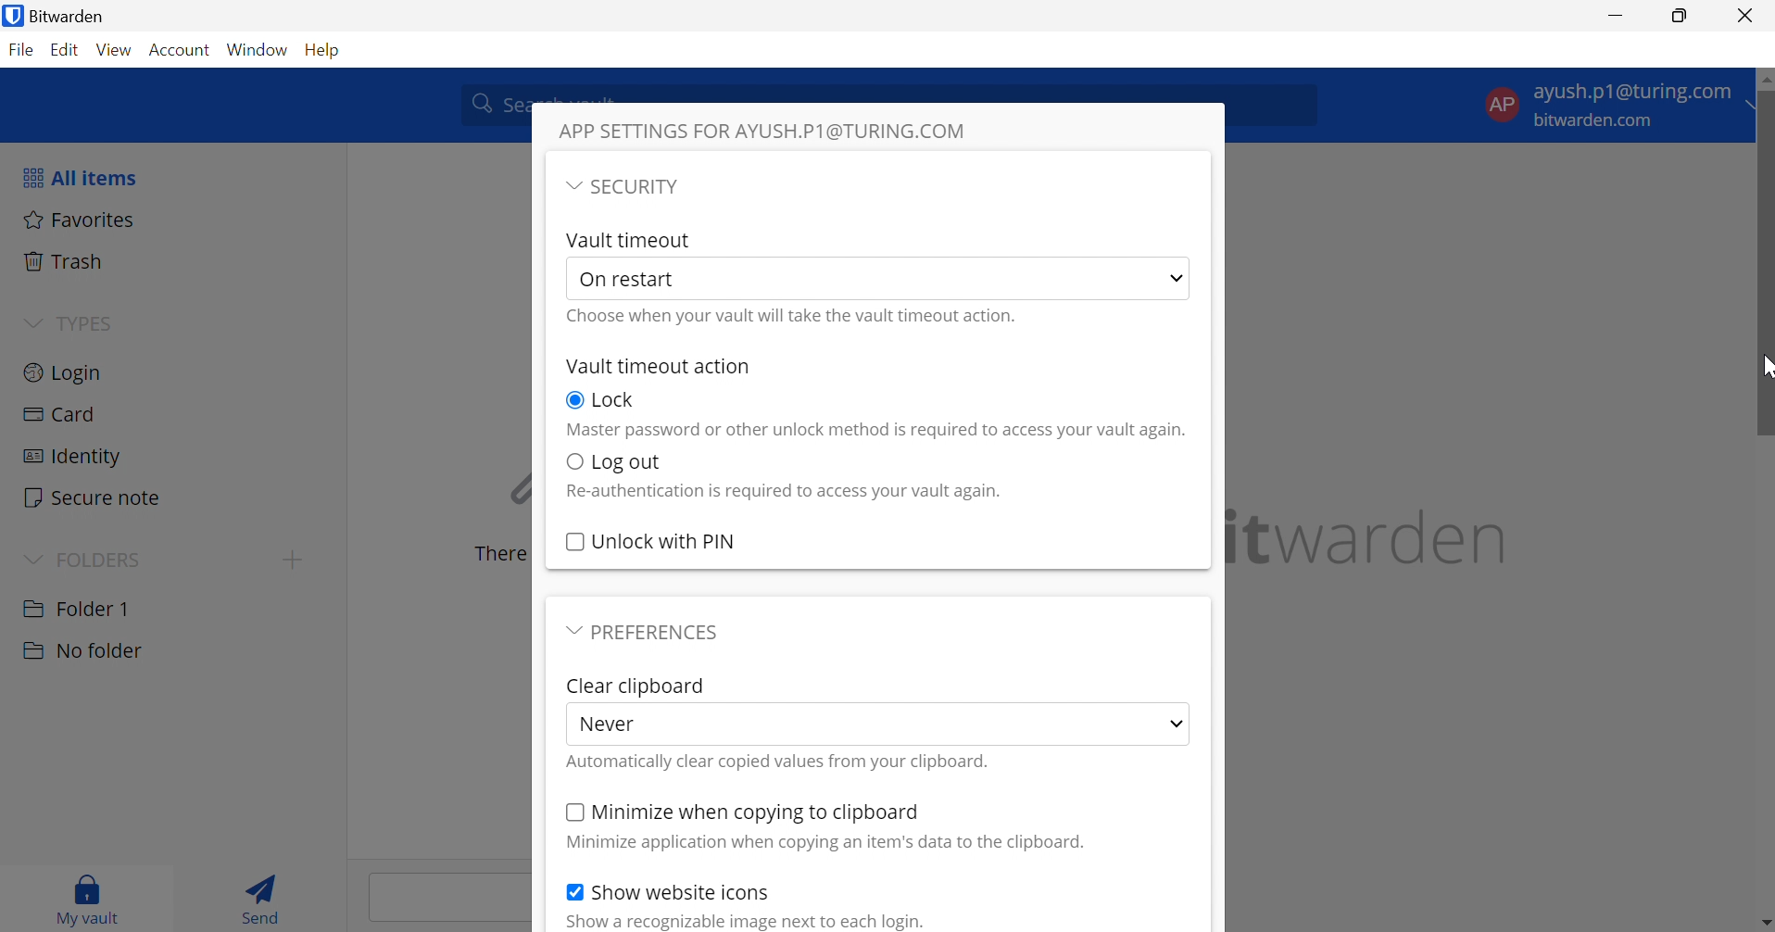  What do you see at coordinates (1762, 370) in the screenshot?
I see `cursor` at bounding box center [1762, 370].